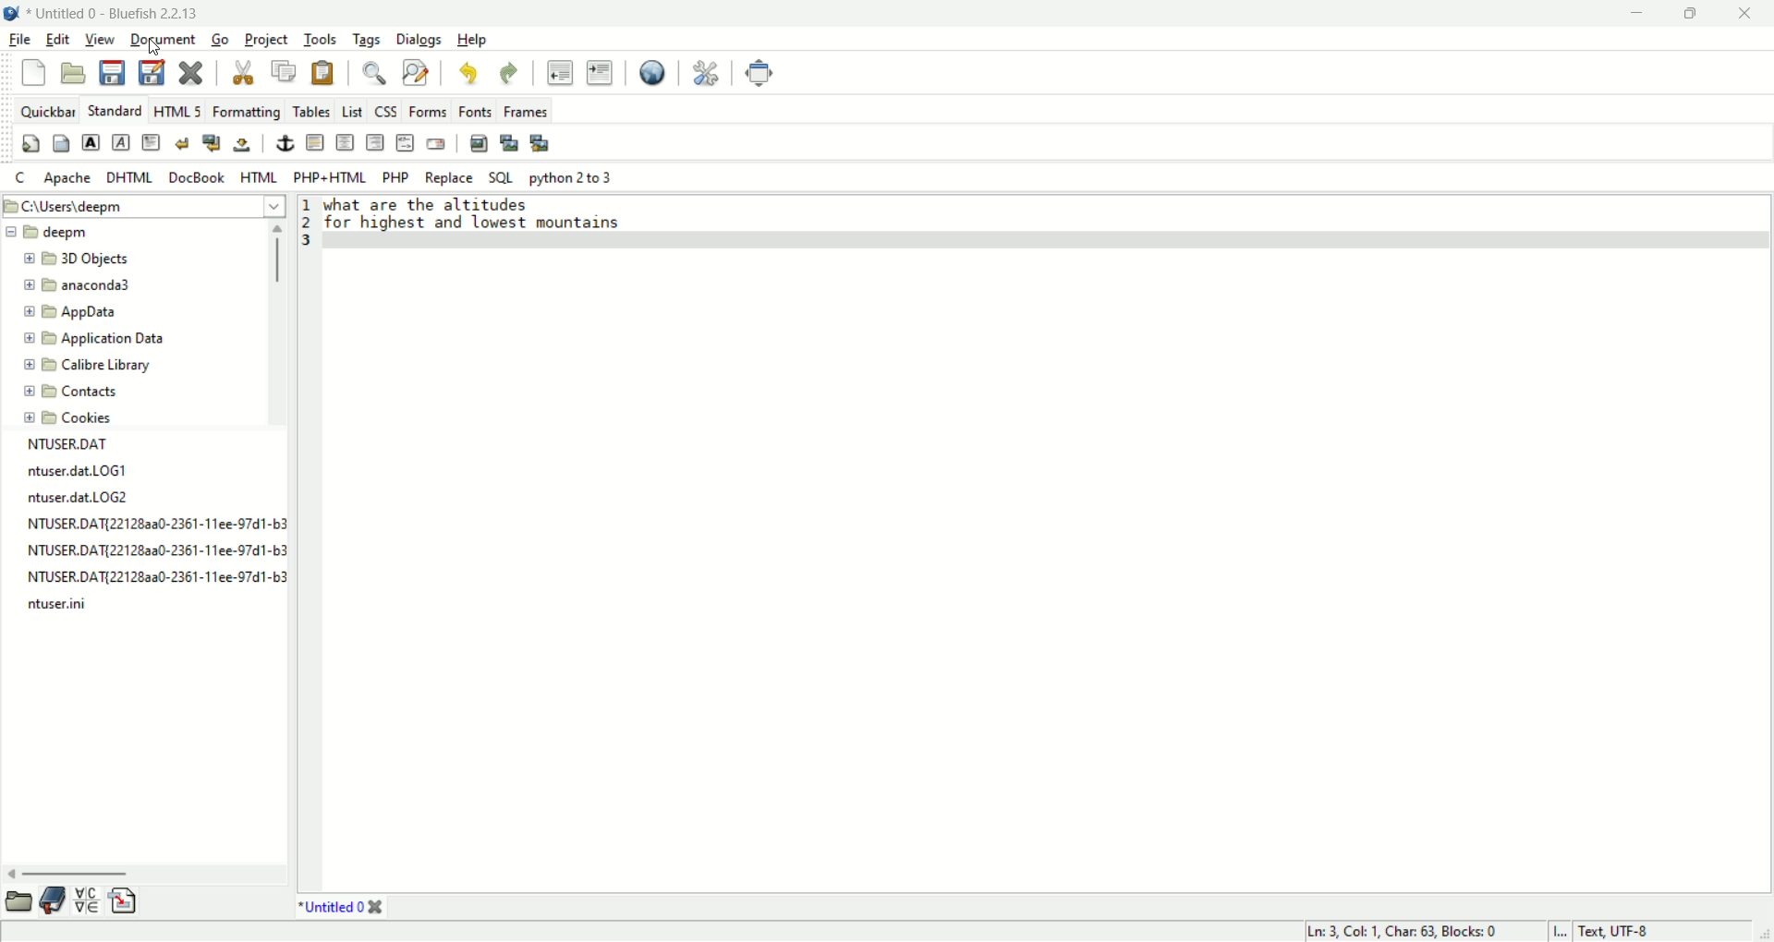 The height and width of the screenshot is (942, 1774). Describe the element at coordinates (311, 111) in the screenshot. I see `tables` at that location.